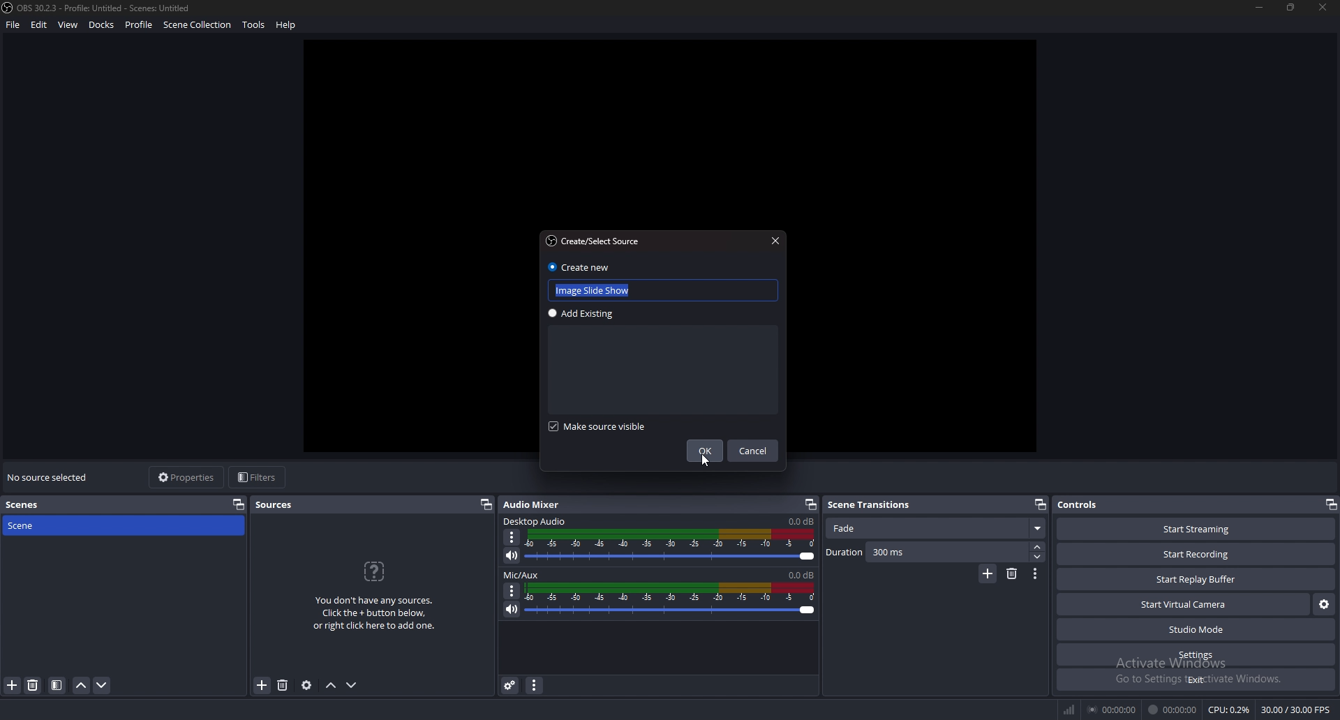 This screenshot has width=1340, height=720. I want to click on options, so click(512, 537).